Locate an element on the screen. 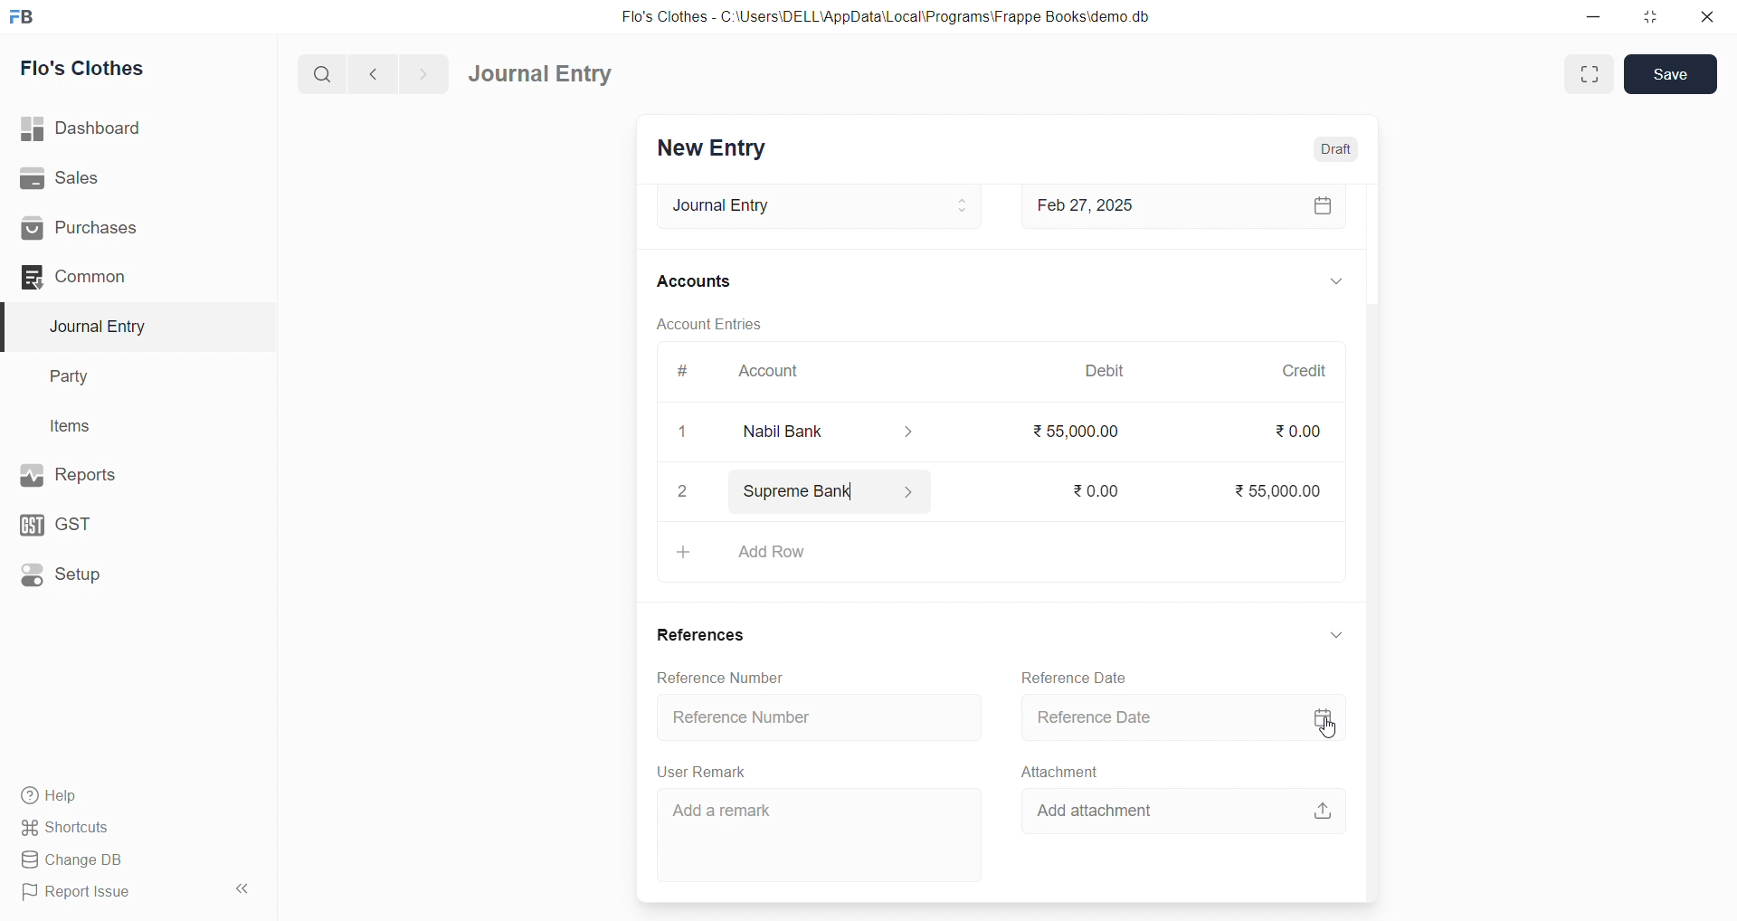 The width and height of the screenshot is (1737, 921). # is located at coordinates (685, 375).